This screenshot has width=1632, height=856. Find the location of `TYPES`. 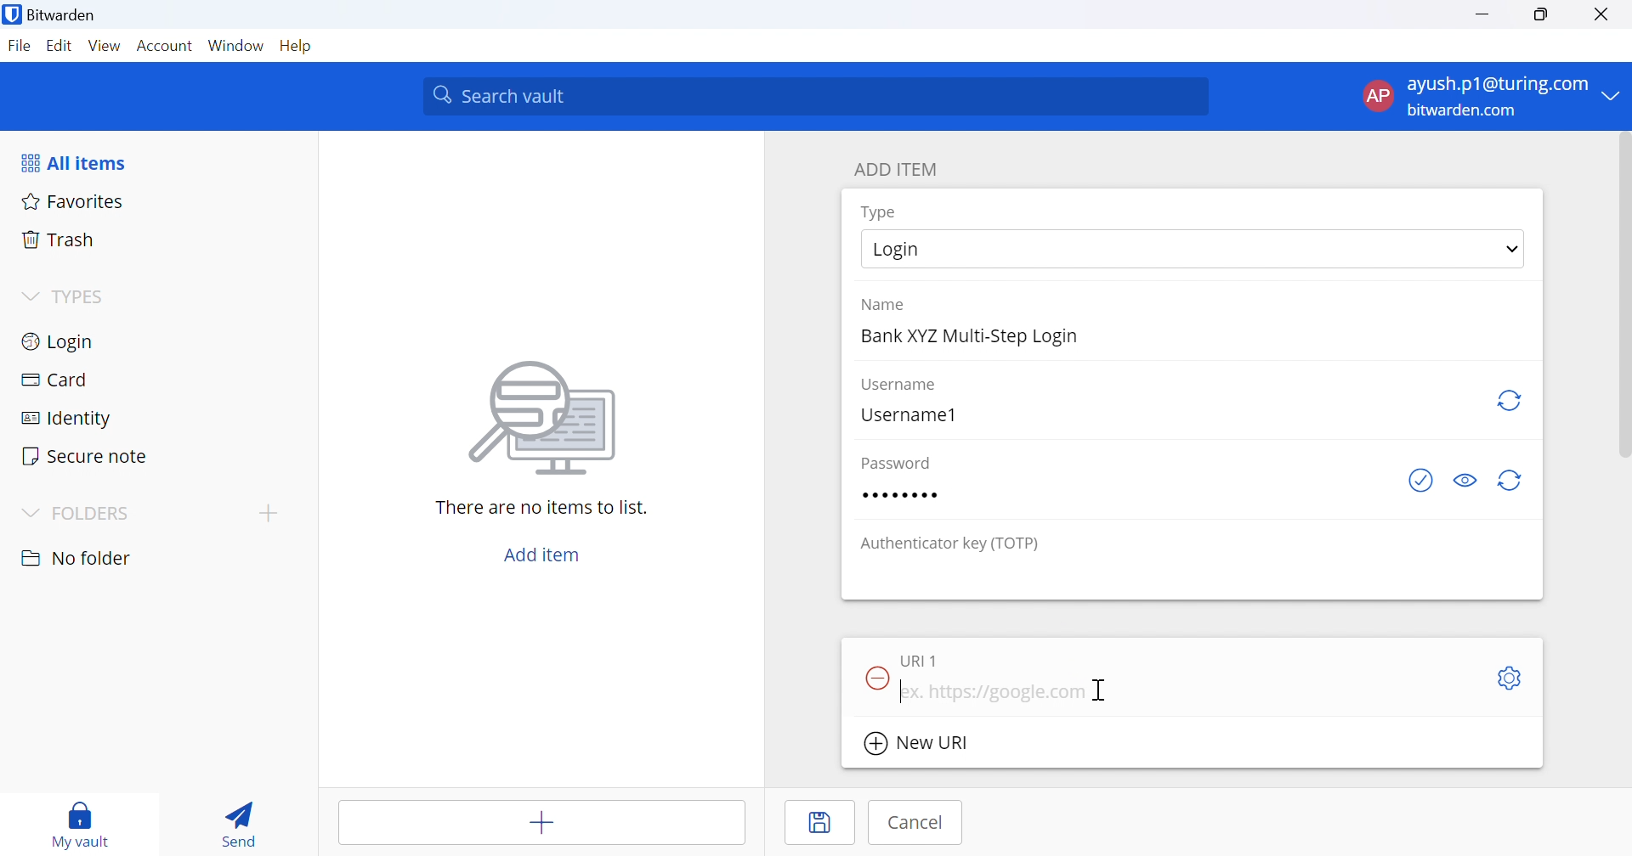

TYPES is located at coordinates (83, 297).